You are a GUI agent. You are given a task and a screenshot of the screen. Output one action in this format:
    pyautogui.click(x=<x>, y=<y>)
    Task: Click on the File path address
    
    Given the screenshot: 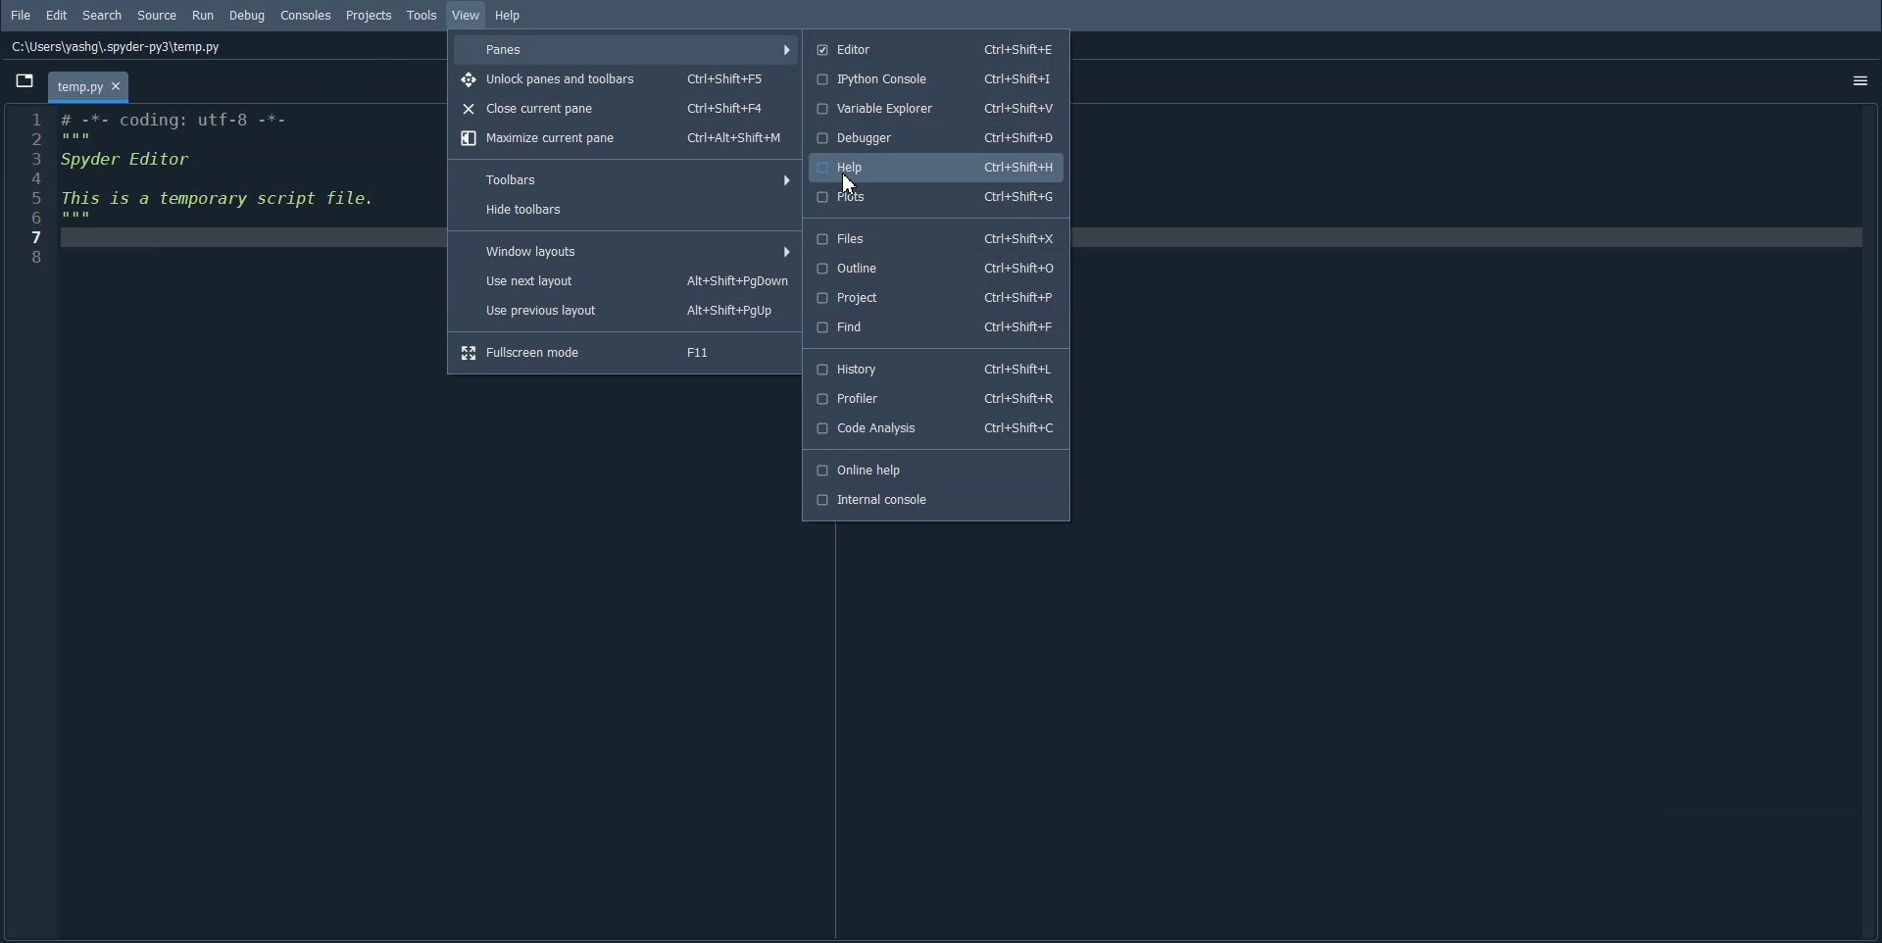 What is the action you would take?
    pyautogui.click(x=117, y=47)
    